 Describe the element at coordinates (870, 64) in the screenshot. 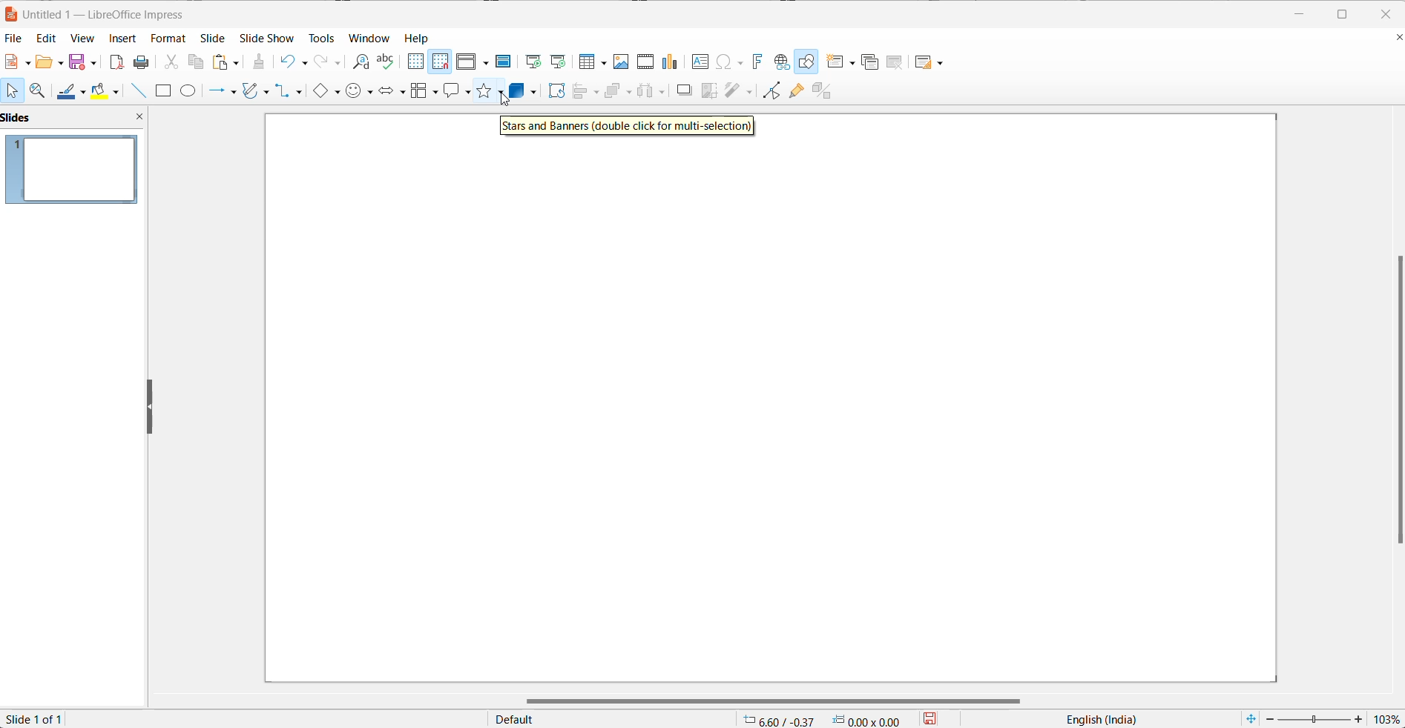

I see `DUPLICATE SLIDE` at that location.